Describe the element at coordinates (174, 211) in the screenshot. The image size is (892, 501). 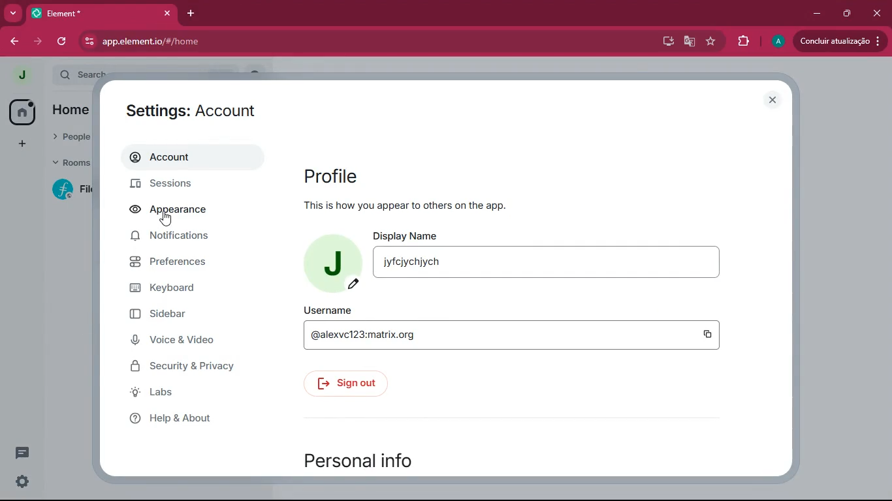
I see `appearance` at that location.